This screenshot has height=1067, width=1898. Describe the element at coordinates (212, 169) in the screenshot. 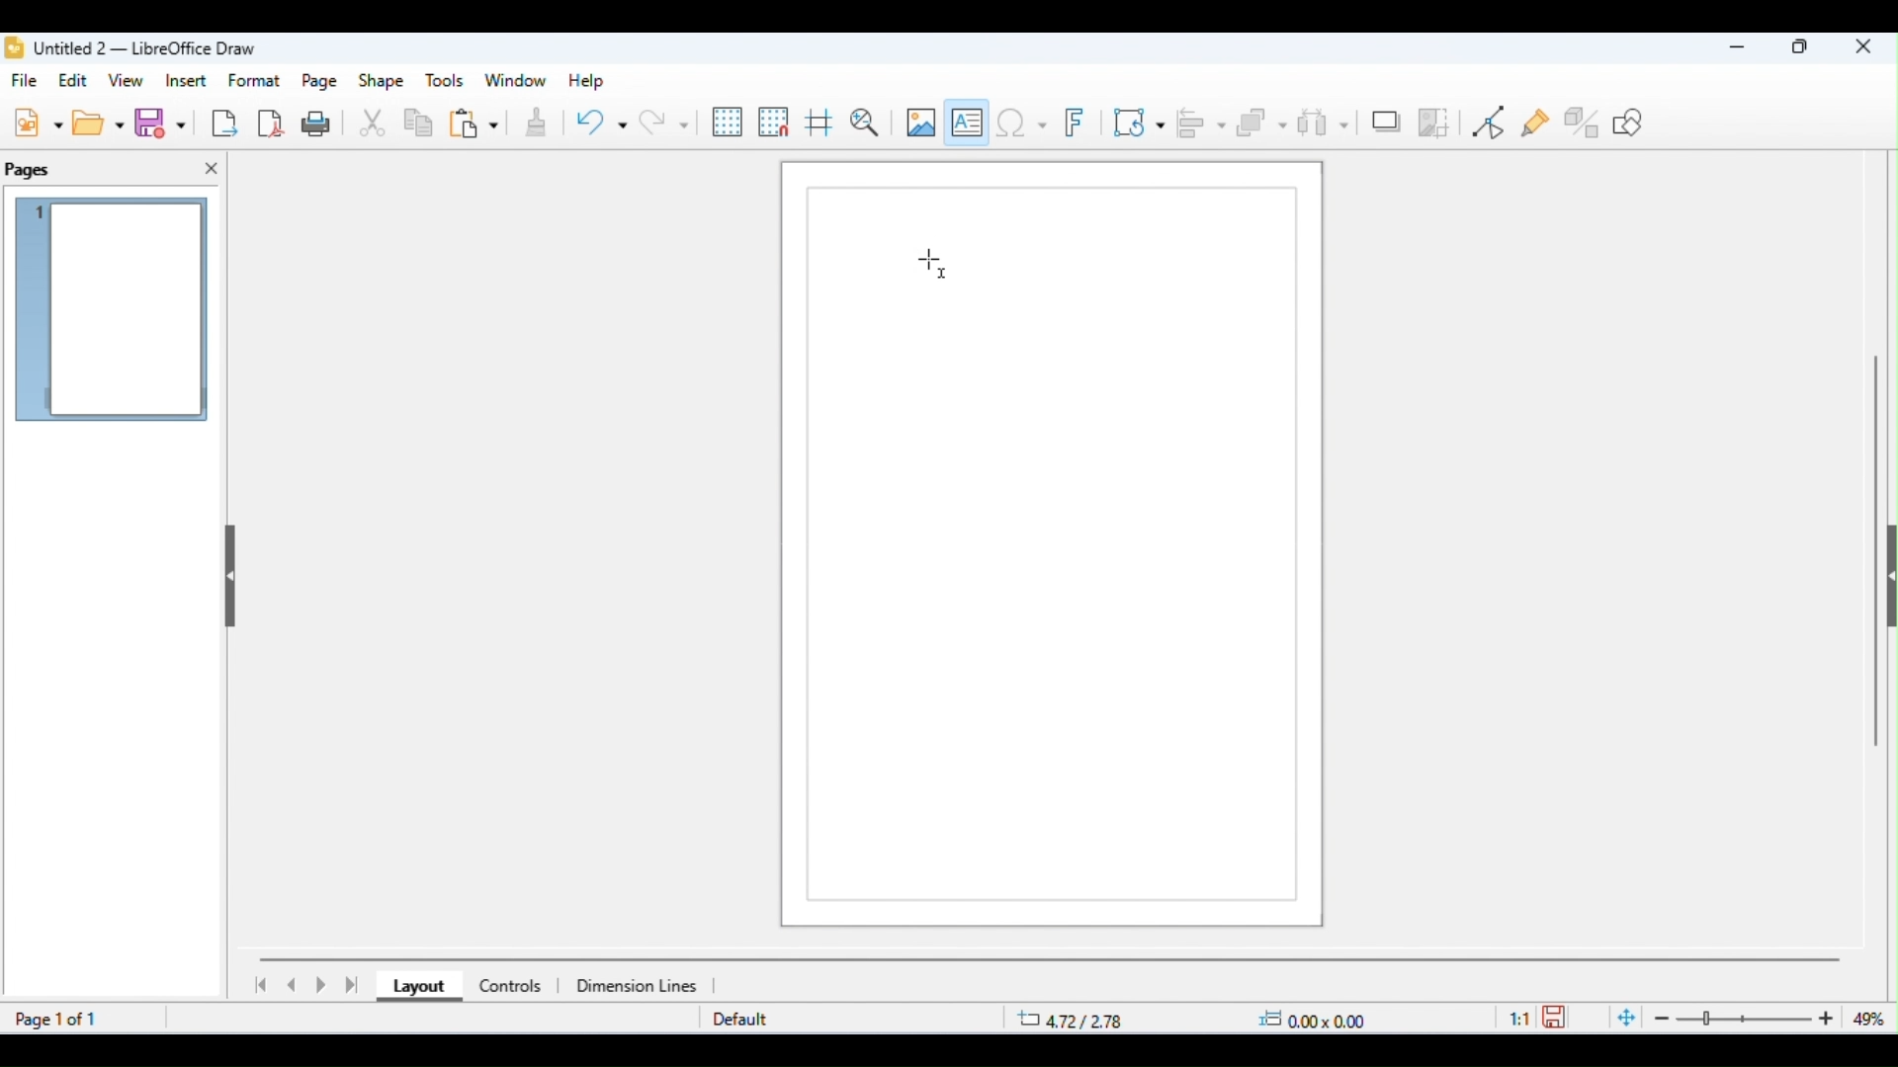

I see `close` at that location.